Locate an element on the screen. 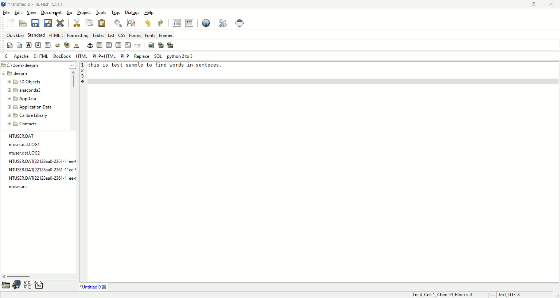  3D Objects is located at coordinates (36, 82).